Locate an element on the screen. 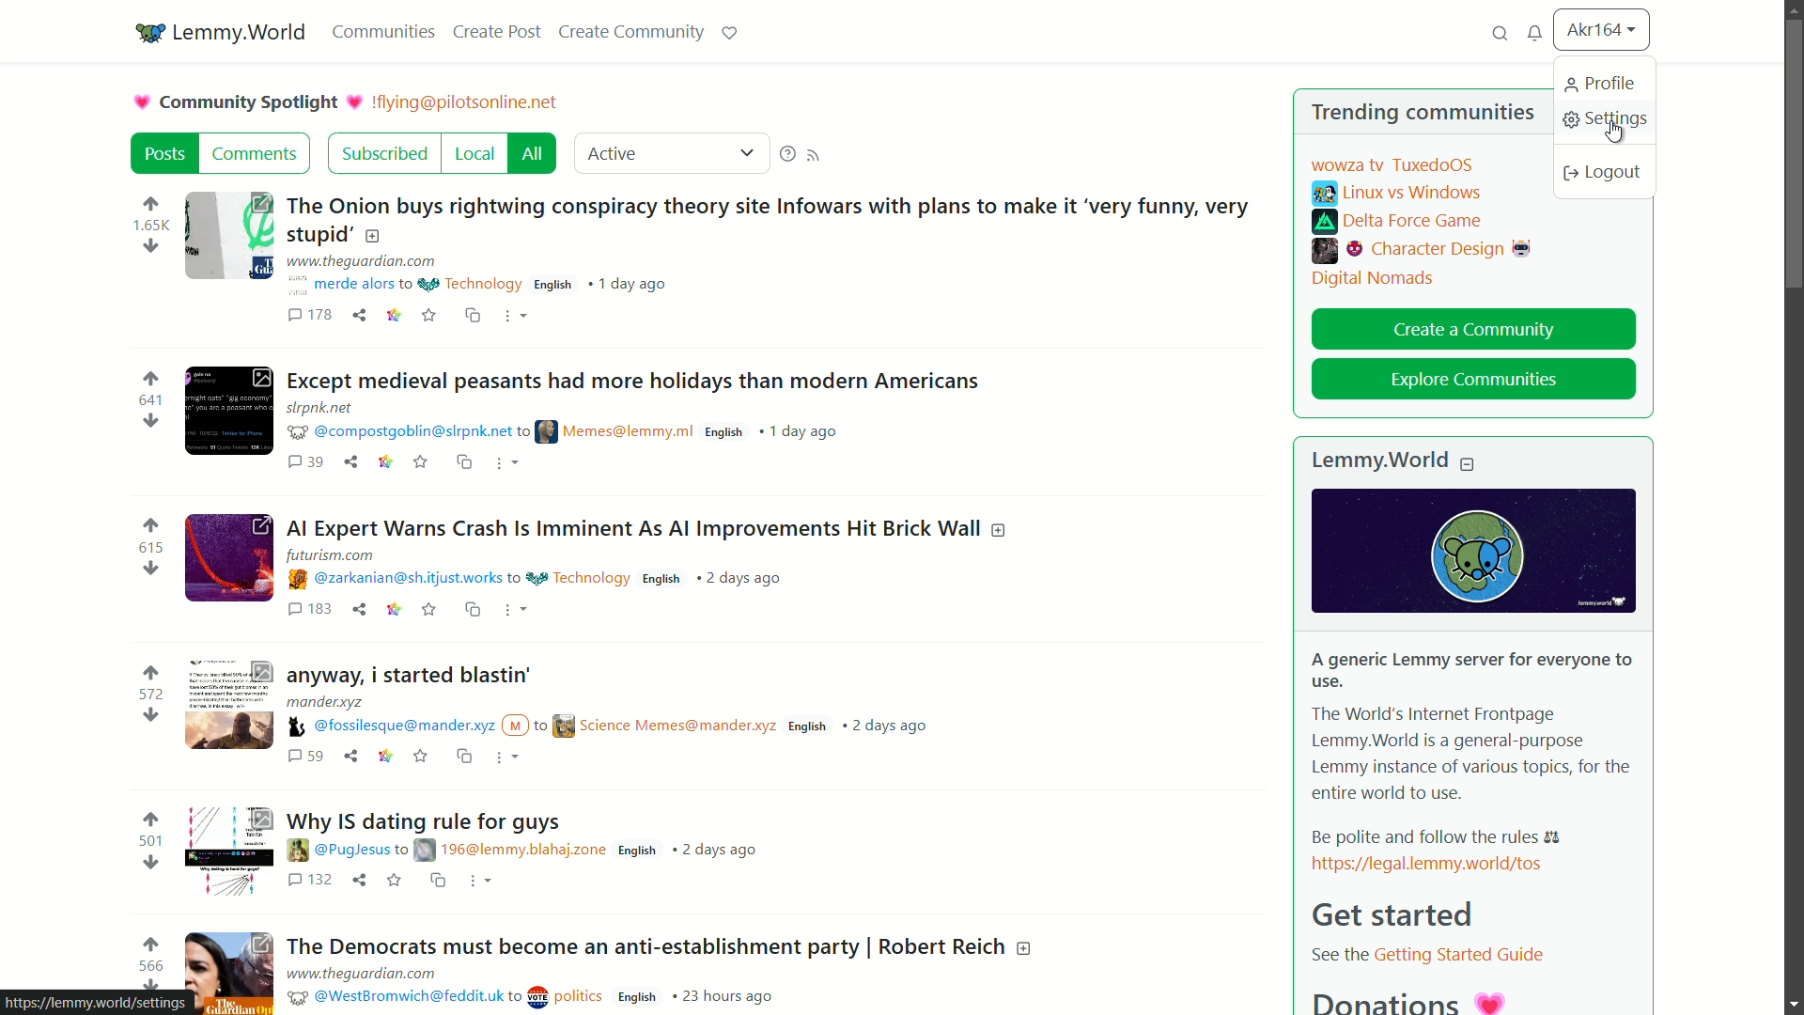 This screenshot has width=1804, height=1015. character design is located at coordinates (1423, 252).